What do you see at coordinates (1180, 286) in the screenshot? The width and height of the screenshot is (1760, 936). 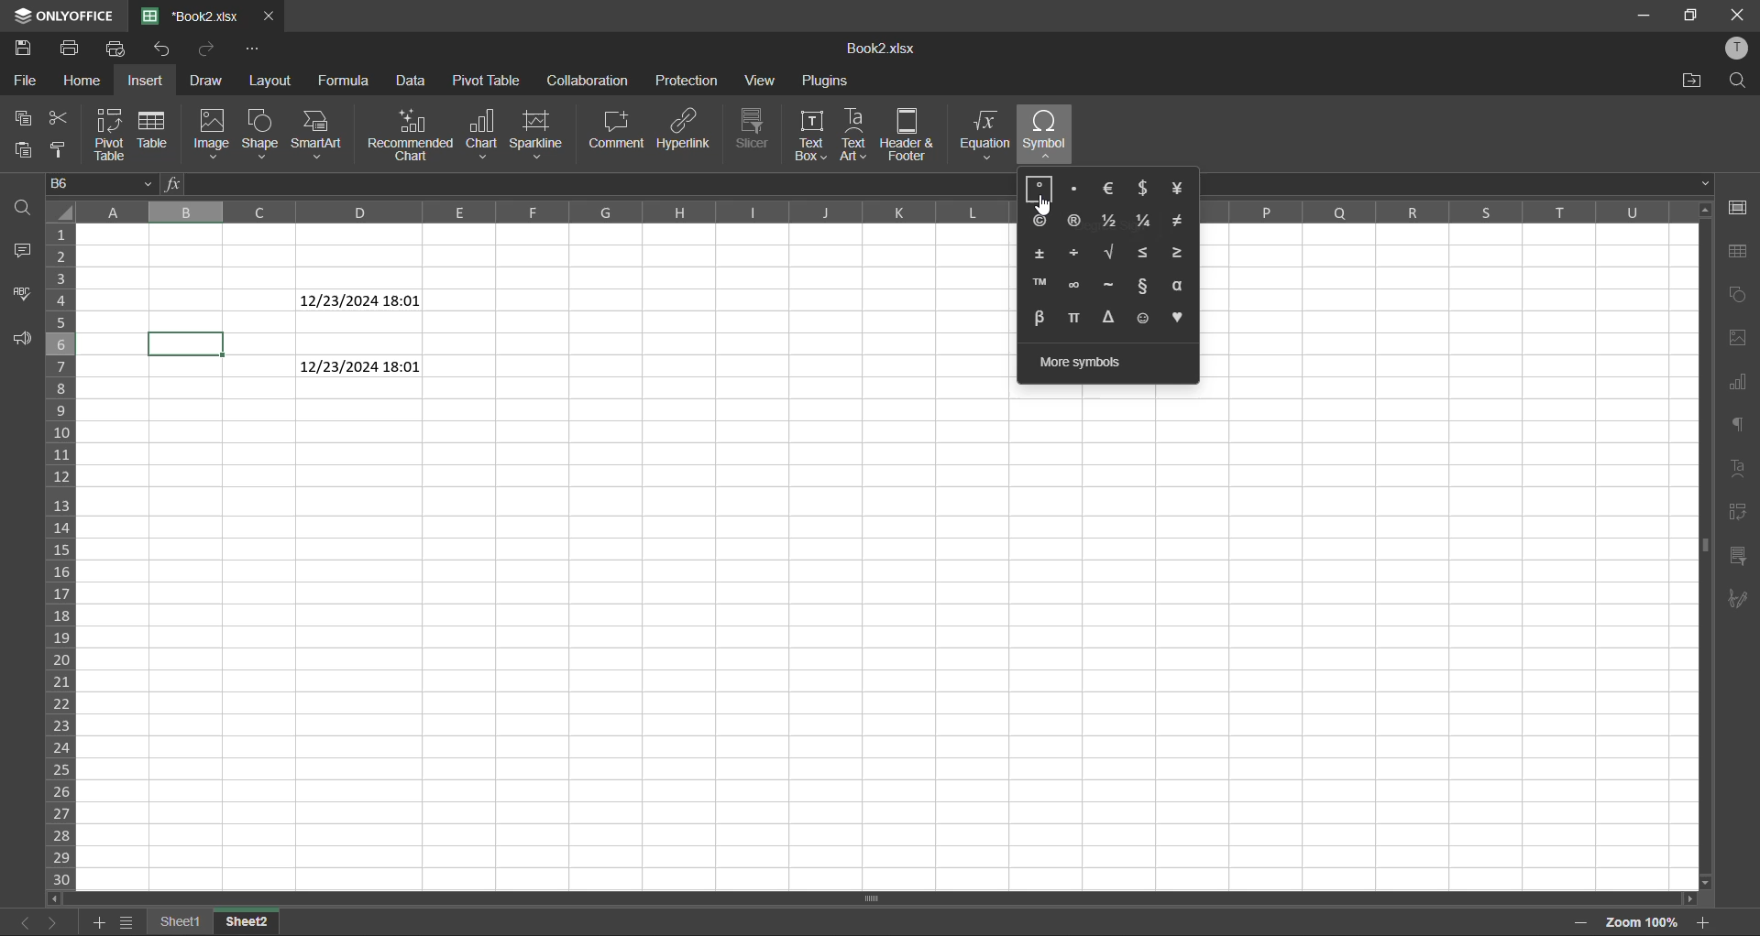 I see `greek small letter alpha` at bounding box center [1180, 286].